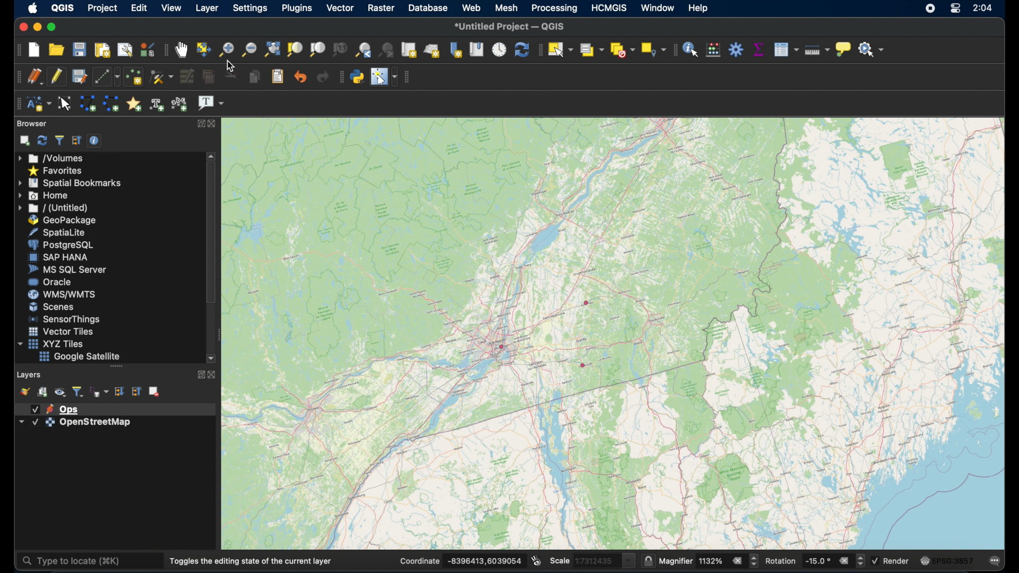 This screenshot has height=573, width=1019. Describe the element at coordinates (182, 50) in the screenshot. I see `pan map` at that location.